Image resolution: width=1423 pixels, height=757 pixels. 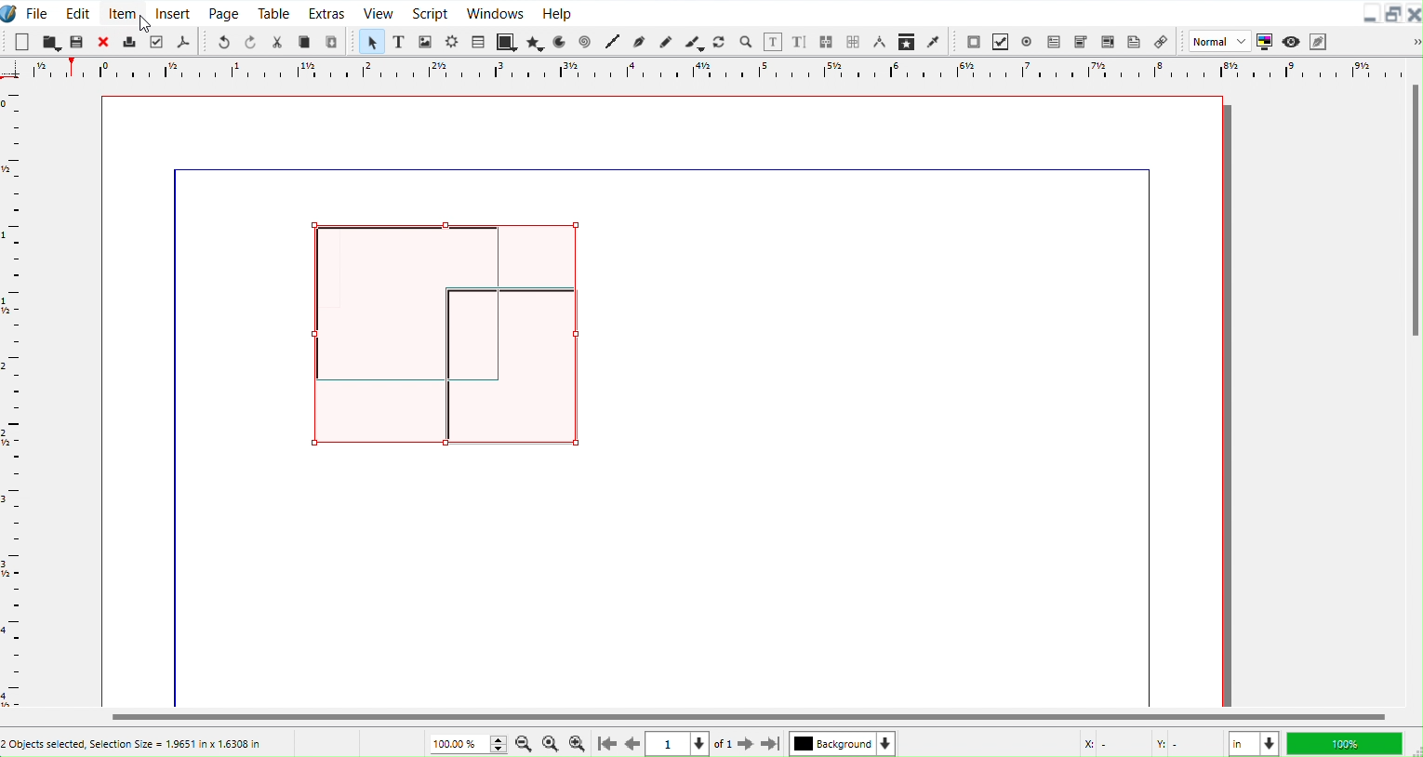 What do you see at coordinates (470, 743) in the screenshot?
I see `Current Zoom level` at bounding box center [470, 743].